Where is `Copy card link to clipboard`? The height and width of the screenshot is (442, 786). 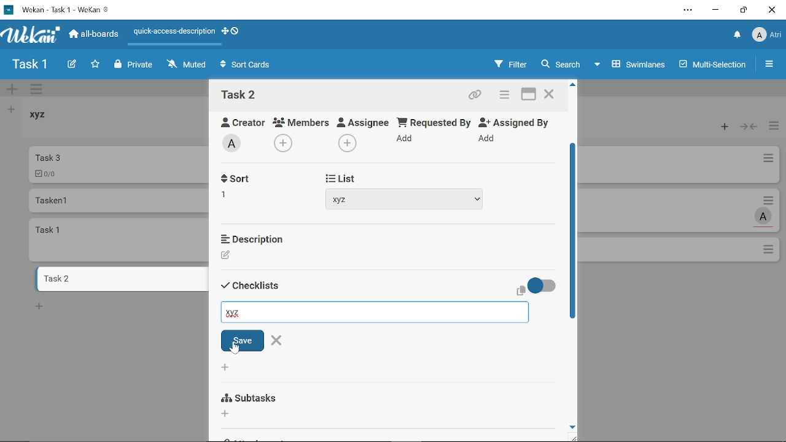 Copy card link to clipboard is located at coordinates (477, 96).